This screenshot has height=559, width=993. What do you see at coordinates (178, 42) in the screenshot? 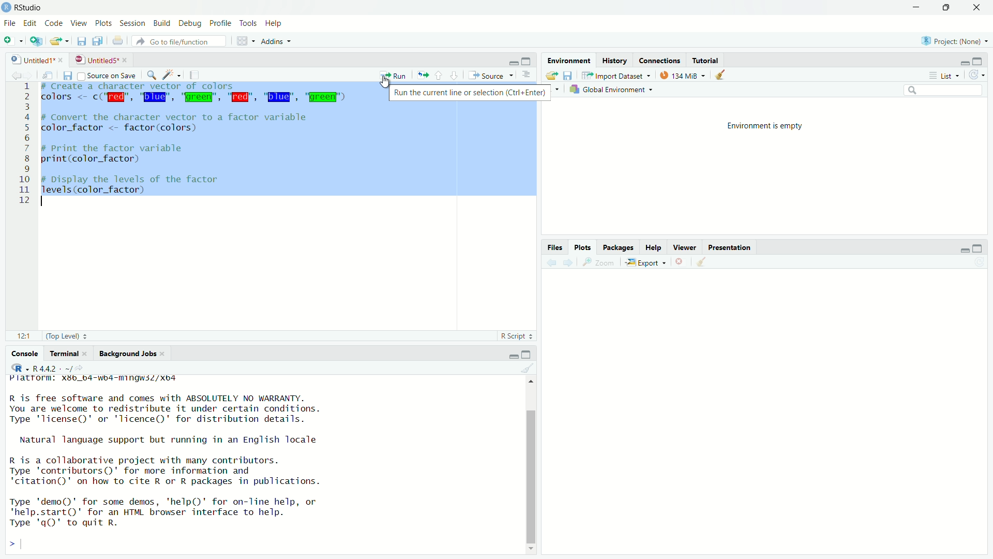
I see `go to file/function` at bounding box center [178, 42].